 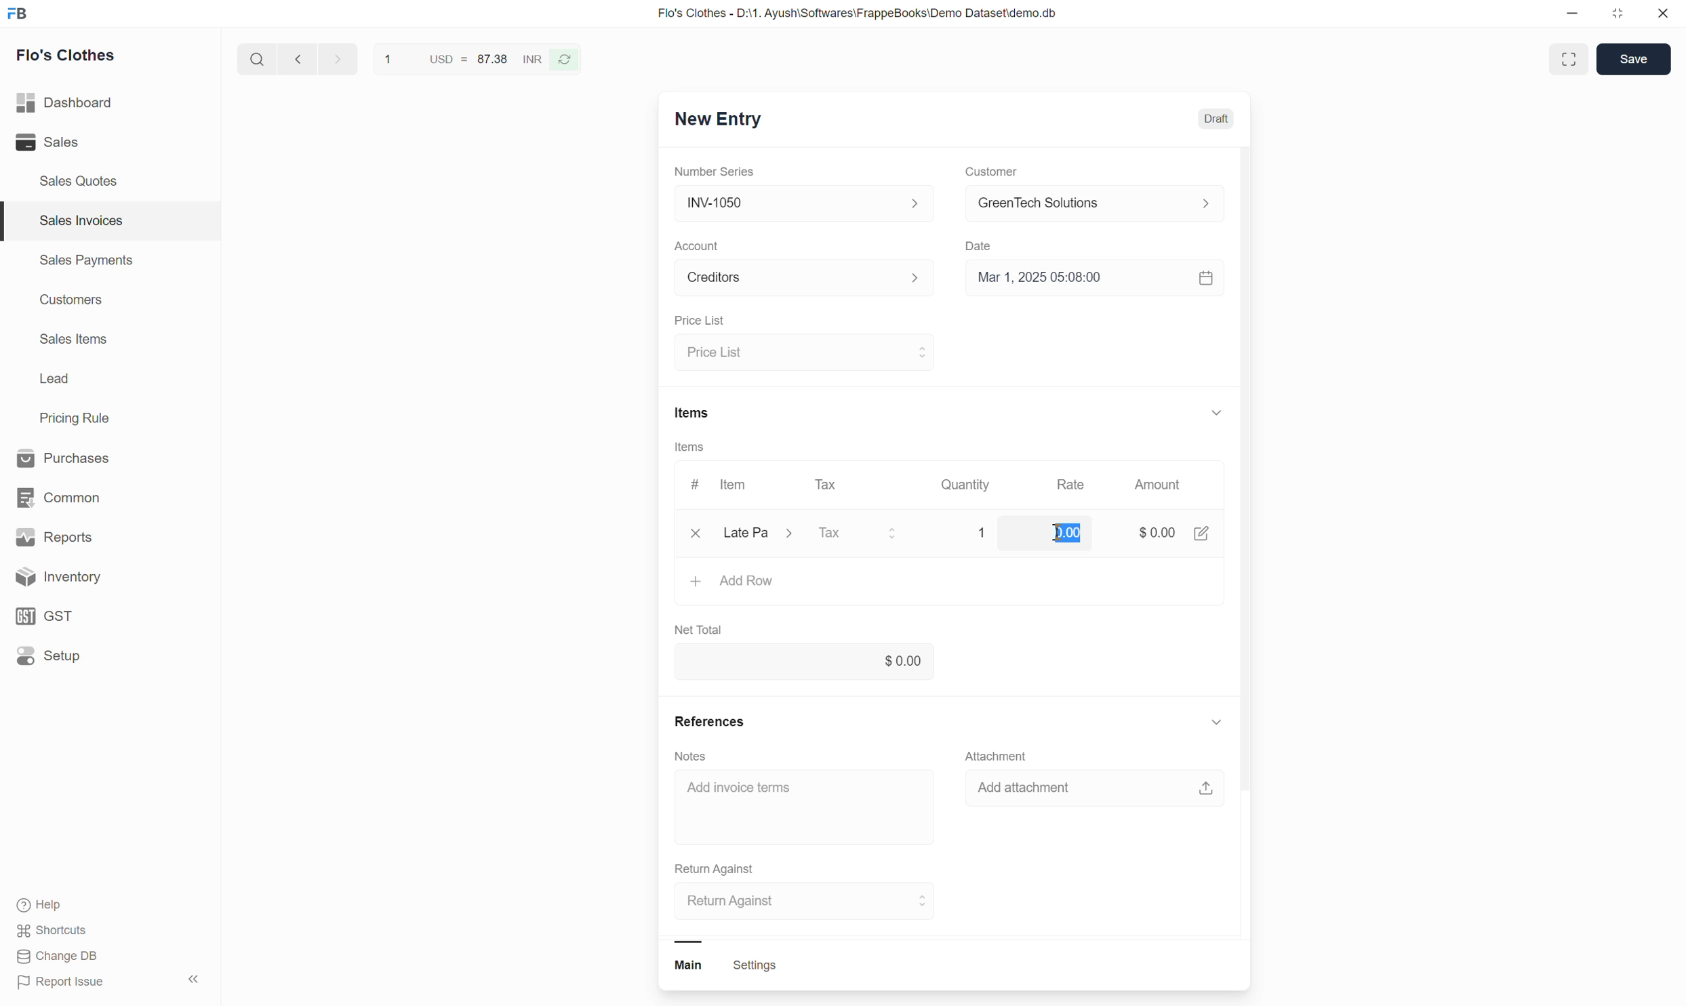 I want to click on References, so click(x=708, y=721).